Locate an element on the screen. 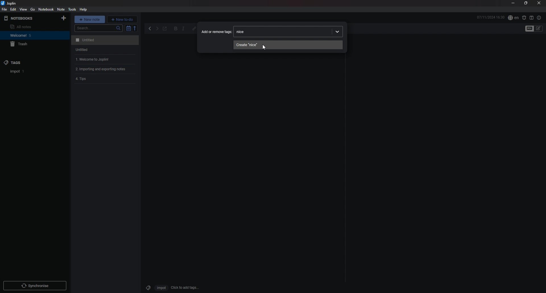 This screenshot has height=293, width=546. input box is located at coordinates (297, 32).